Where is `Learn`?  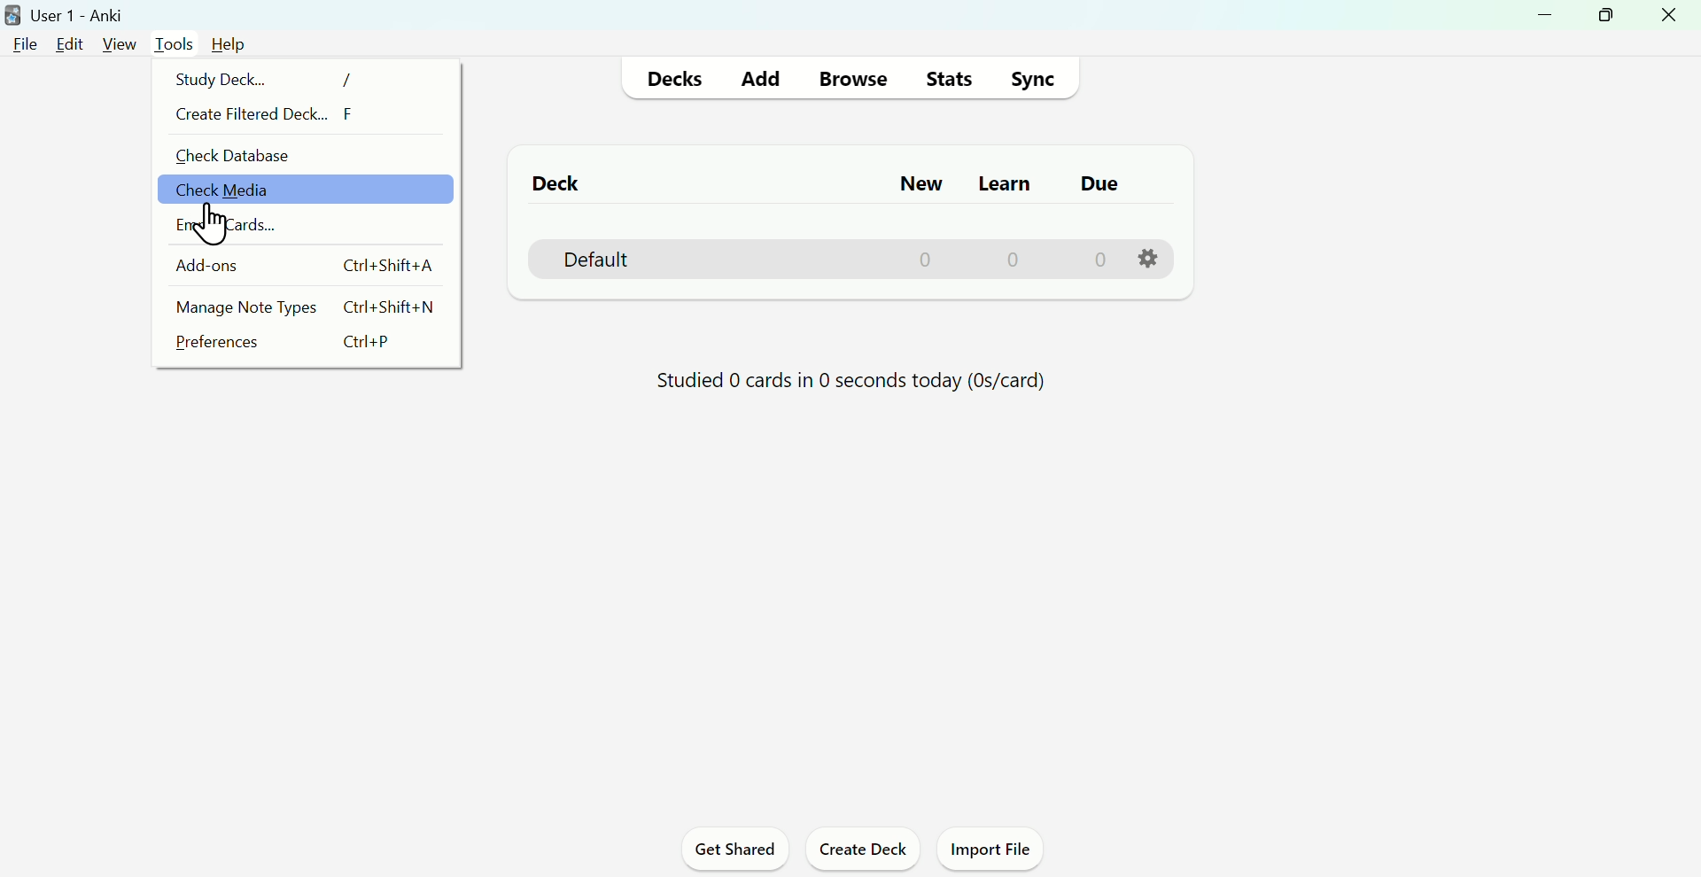
Learn is located at coordinates (1006, 182).